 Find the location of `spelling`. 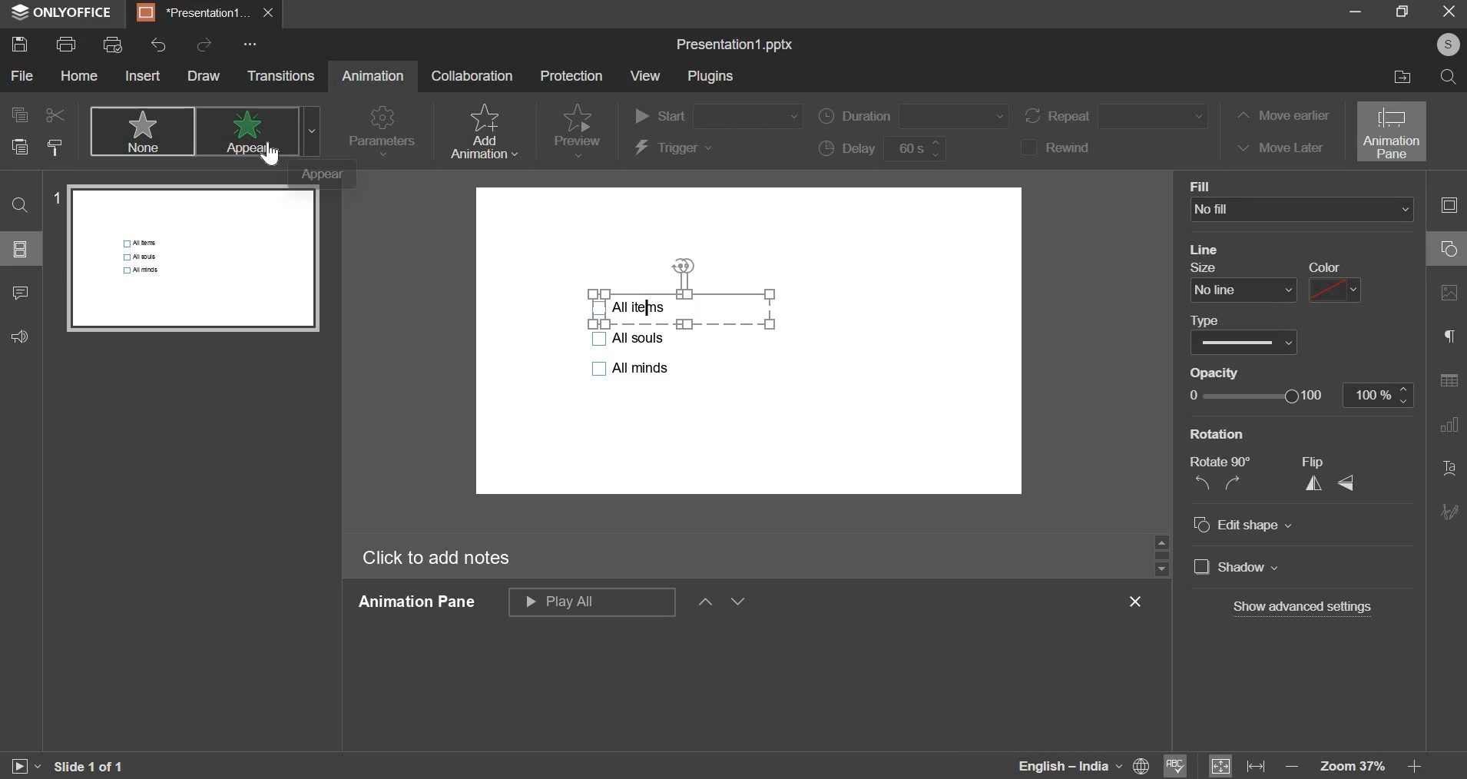

spelling is located at coordinates (1176, 764).